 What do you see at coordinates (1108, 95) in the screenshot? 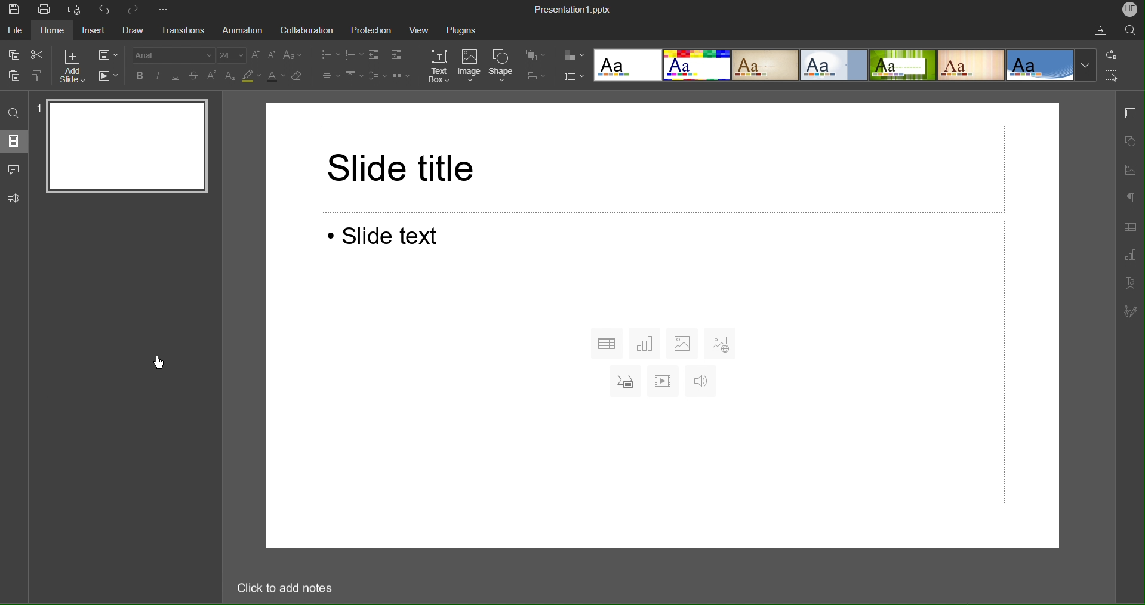
I see `scroll up` at bounding box center [1108, 95].